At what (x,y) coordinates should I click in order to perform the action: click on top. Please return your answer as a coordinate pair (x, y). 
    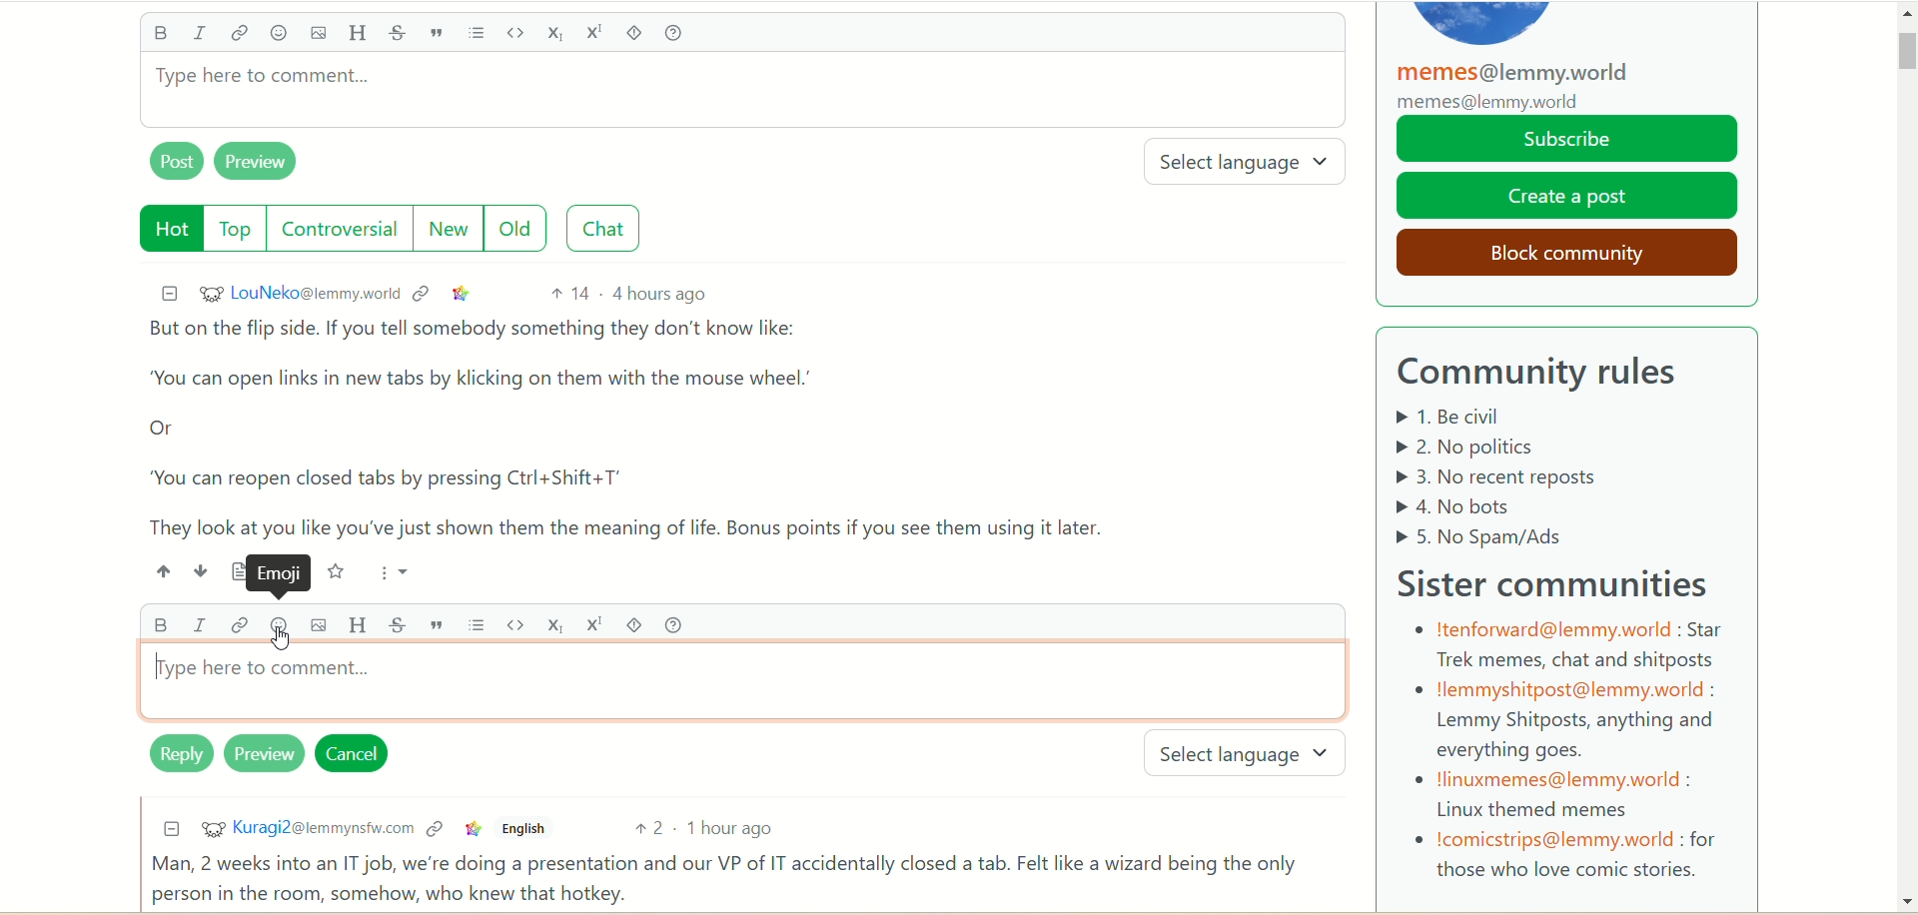
    Looking at the image, I should click on (236, 231).